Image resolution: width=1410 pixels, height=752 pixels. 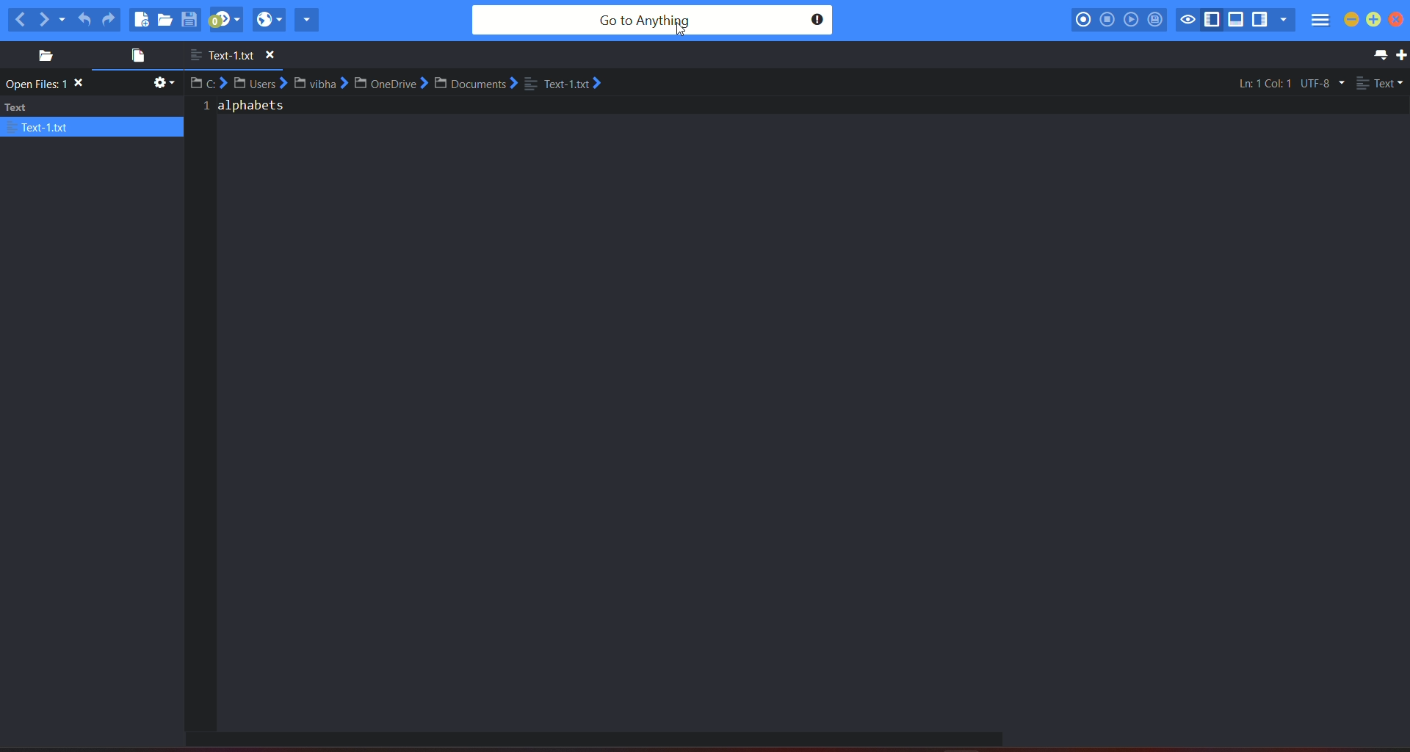 I want to click on file path, so click(x=402, y=84).